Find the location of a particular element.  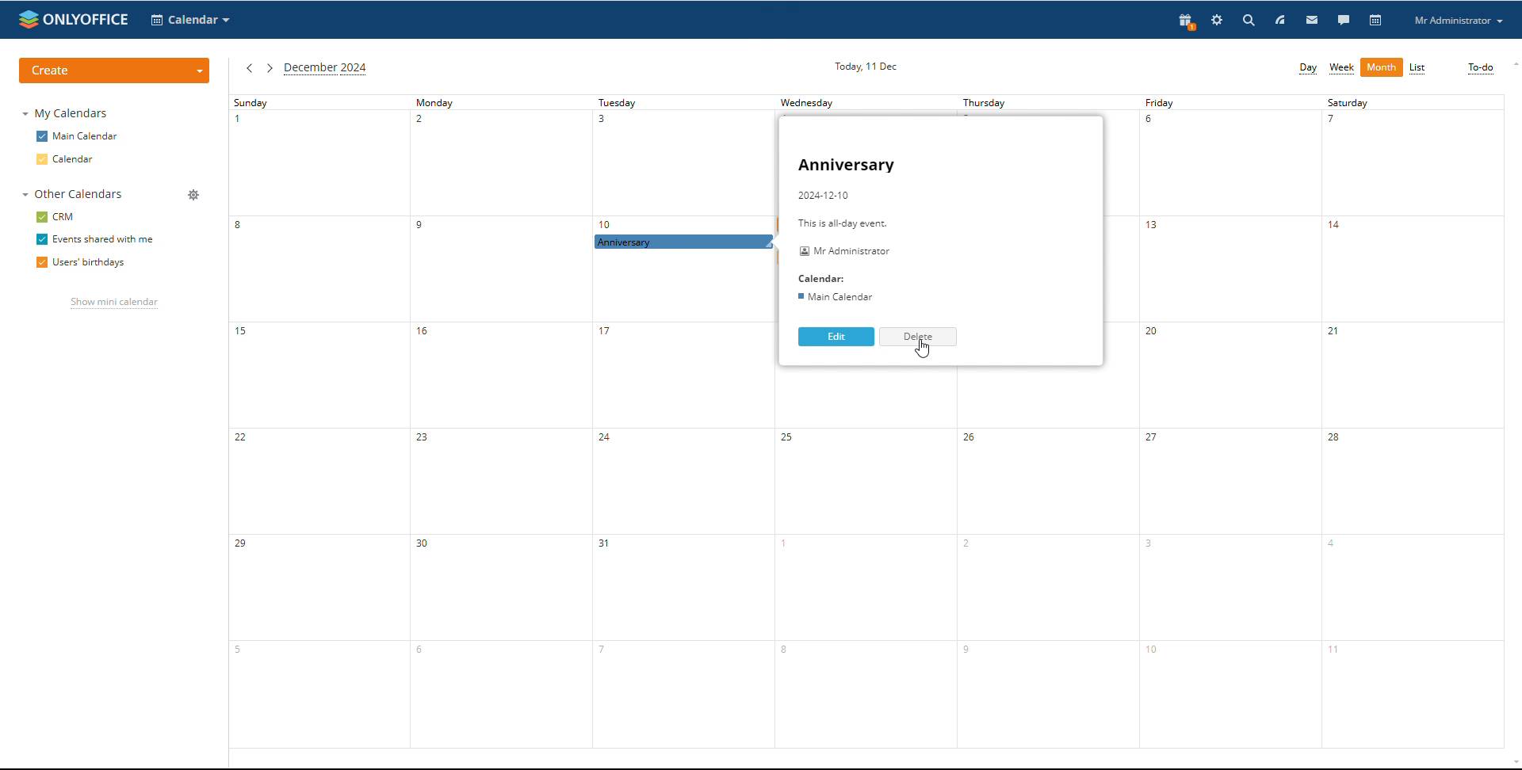

mr administrator is located at coordinates (845, 253).